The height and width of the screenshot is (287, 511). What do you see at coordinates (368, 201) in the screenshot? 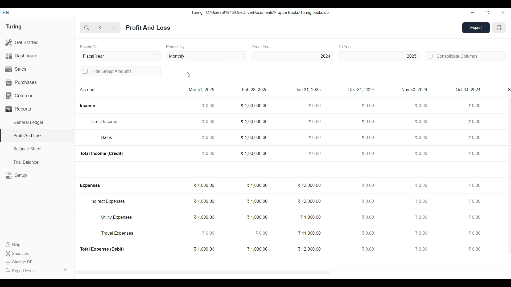
I see `0.00` at bounding box center [368, 201].